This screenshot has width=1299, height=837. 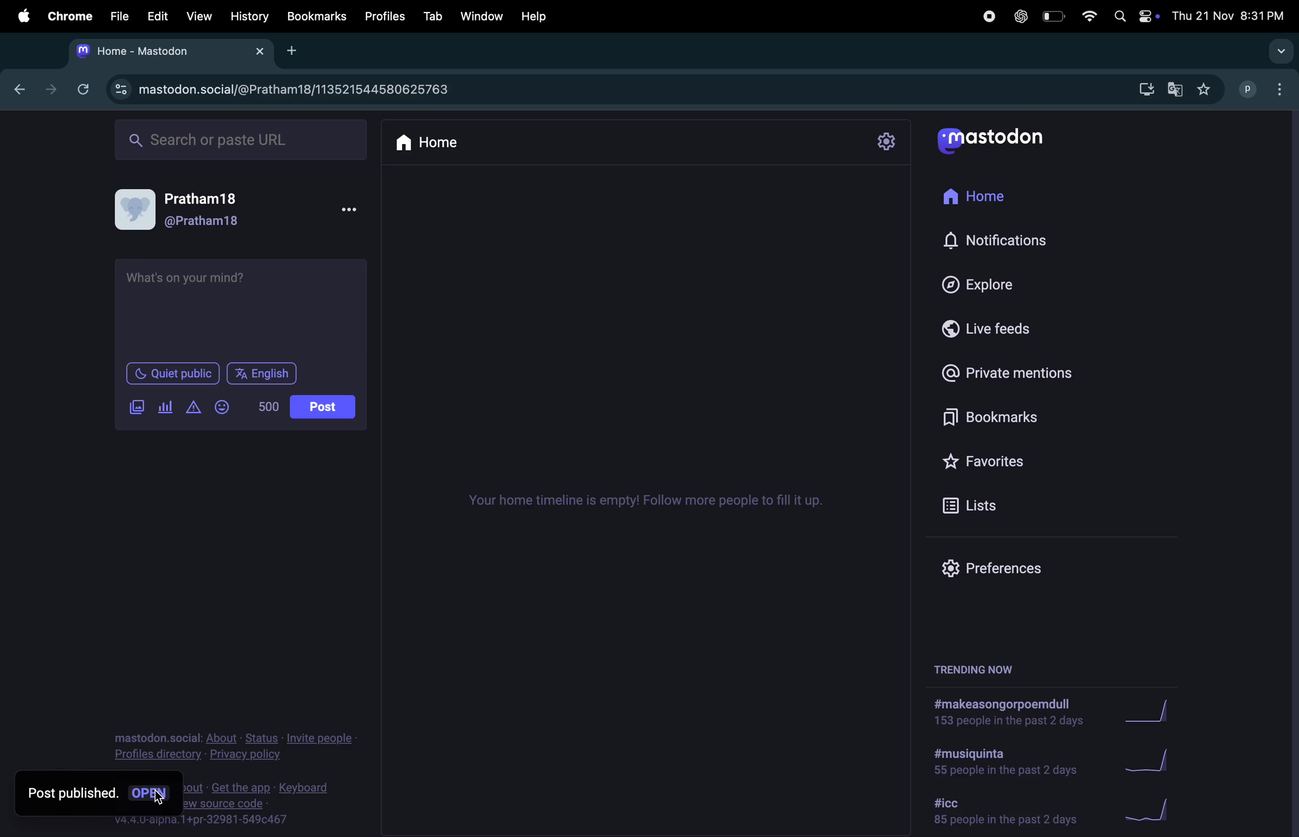 What do you see at coordinates (239, 307) in the screenshot?
I see `textbox` at bounding box center [239, 307].